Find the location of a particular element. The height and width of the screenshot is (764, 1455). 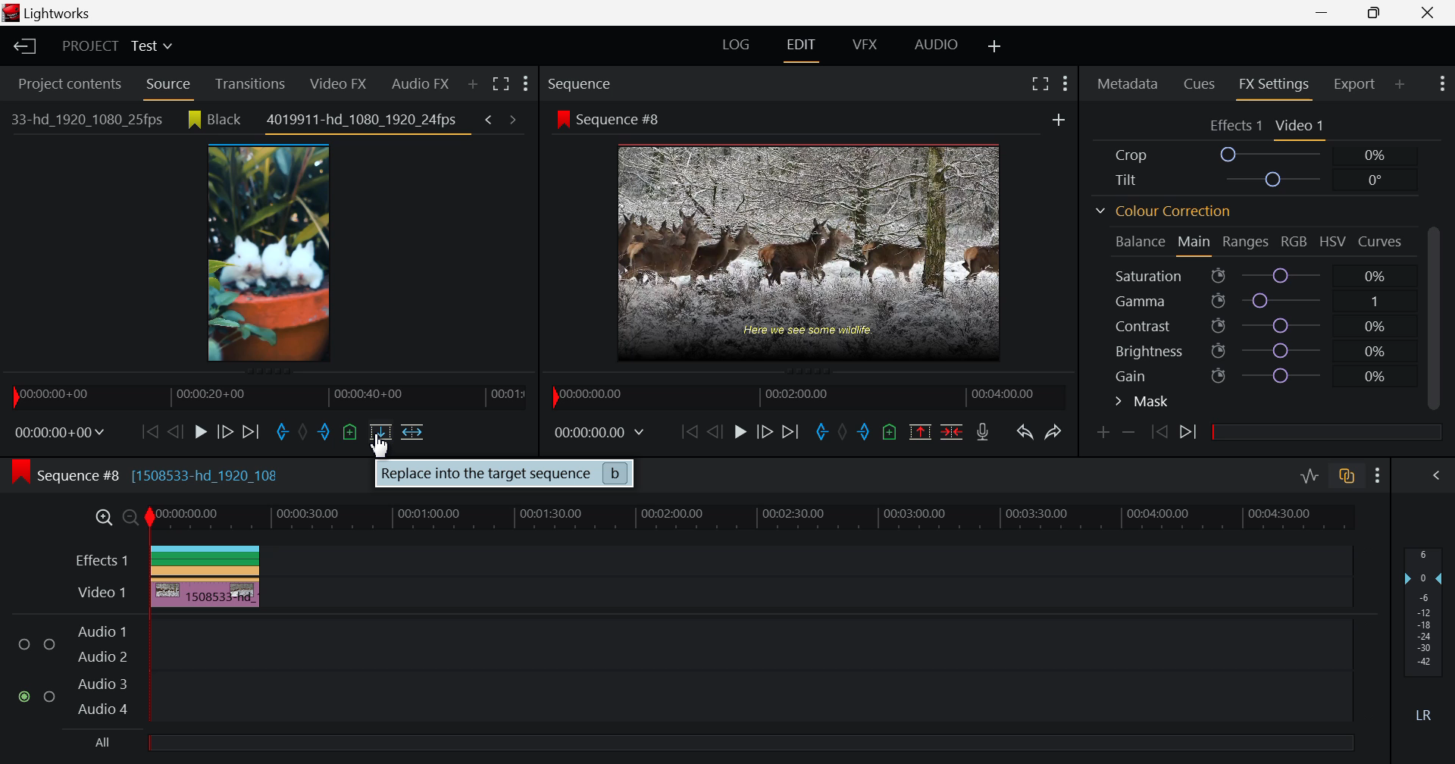

Crop is located at coordinates (1255, 155).